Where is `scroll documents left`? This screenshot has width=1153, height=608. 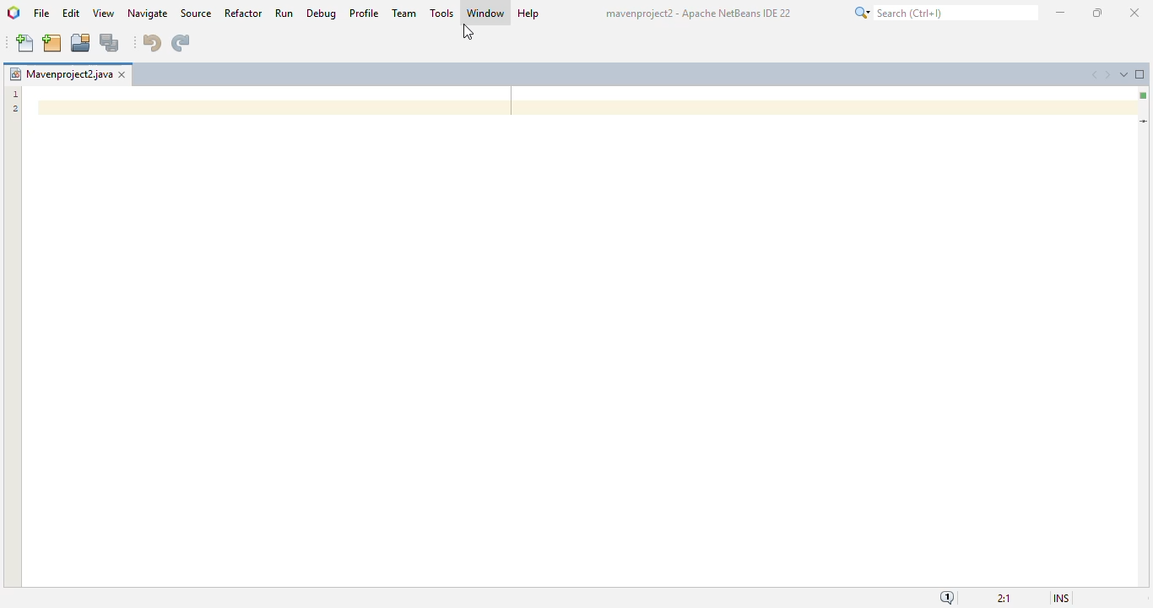
scroll documents left is located at coordinates (1096, 75).